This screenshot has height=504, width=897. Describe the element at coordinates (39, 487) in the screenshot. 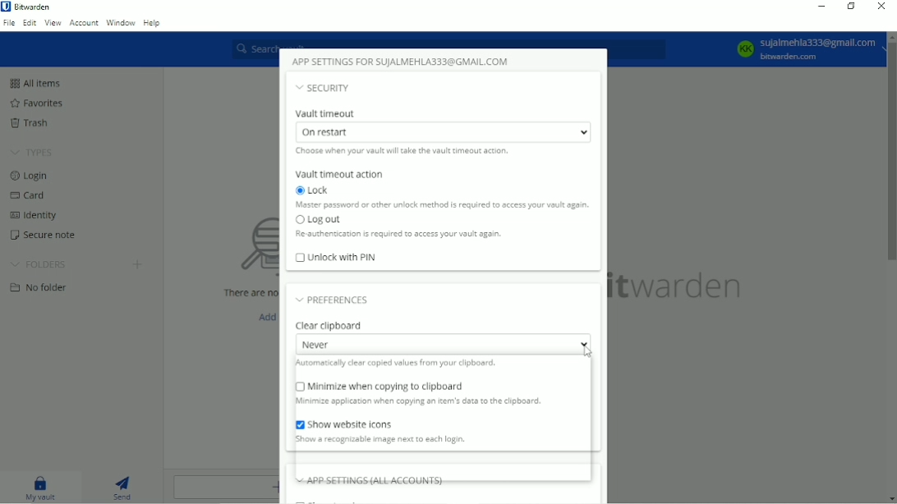

I see `My vault` at that location.